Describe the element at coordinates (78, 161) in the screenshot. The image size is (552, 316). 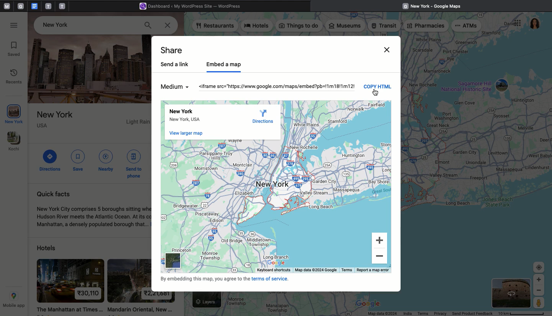
I see `Save` at that location.